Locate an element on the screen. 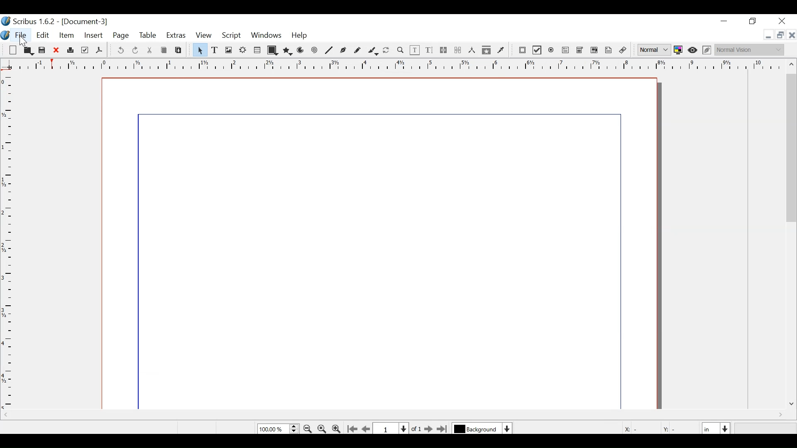 The image size is (797, 448). Unlink Annotation is located at coordinates (623, 51).